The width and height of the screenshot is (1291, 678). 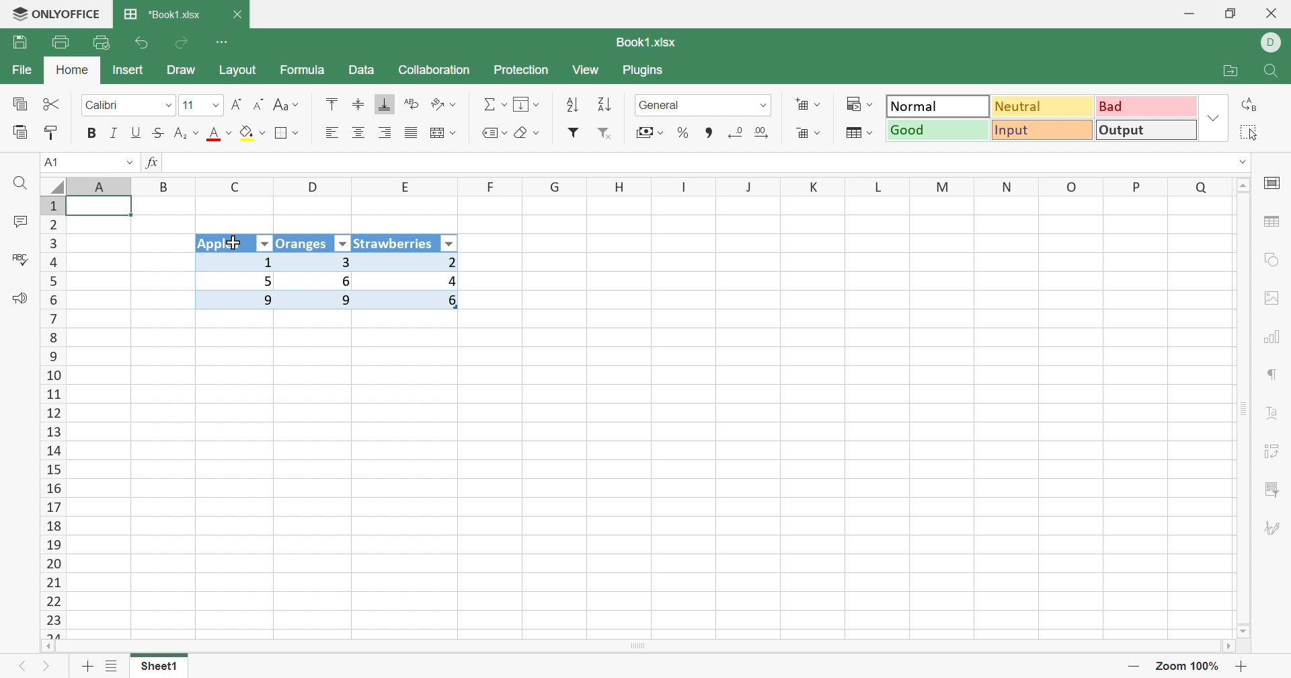 I want to click on Calibri, so click(x=103, y=106).